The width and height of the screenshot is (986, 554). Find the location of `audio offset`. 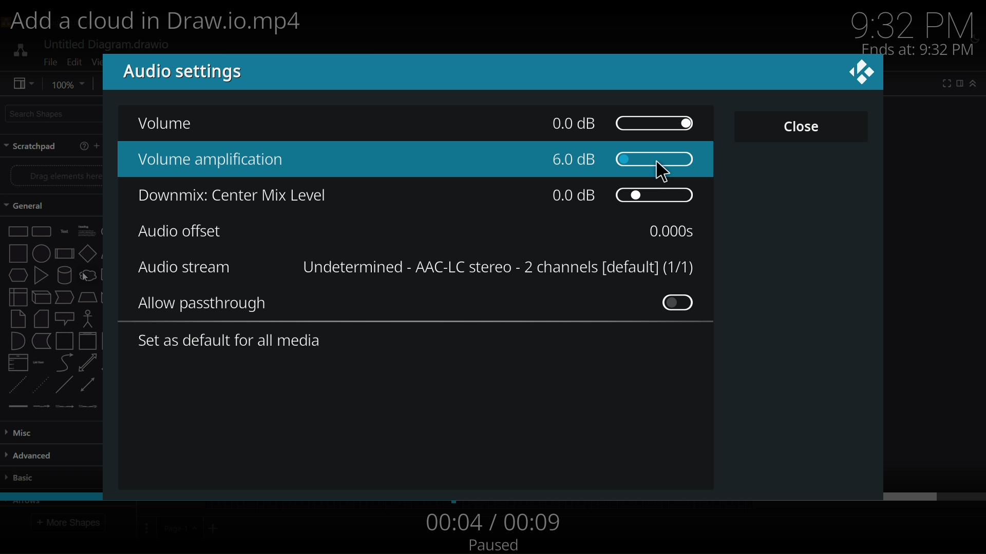

audio offset is located at coordinates (182, 231).